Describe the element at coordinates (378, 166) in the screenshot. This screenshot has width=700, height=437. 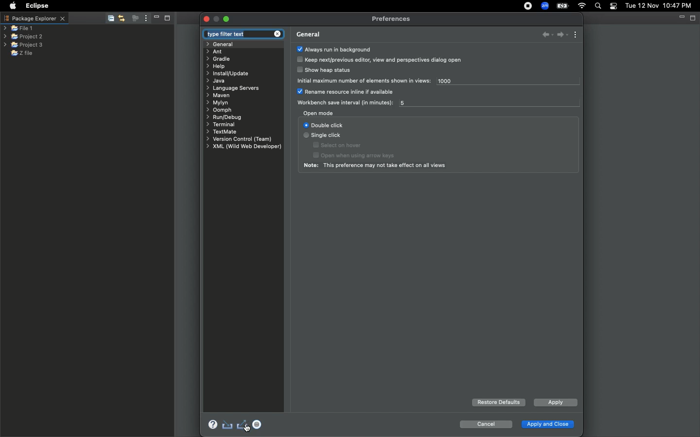
I see `Note: this preference may not take effect on all views` at that location.